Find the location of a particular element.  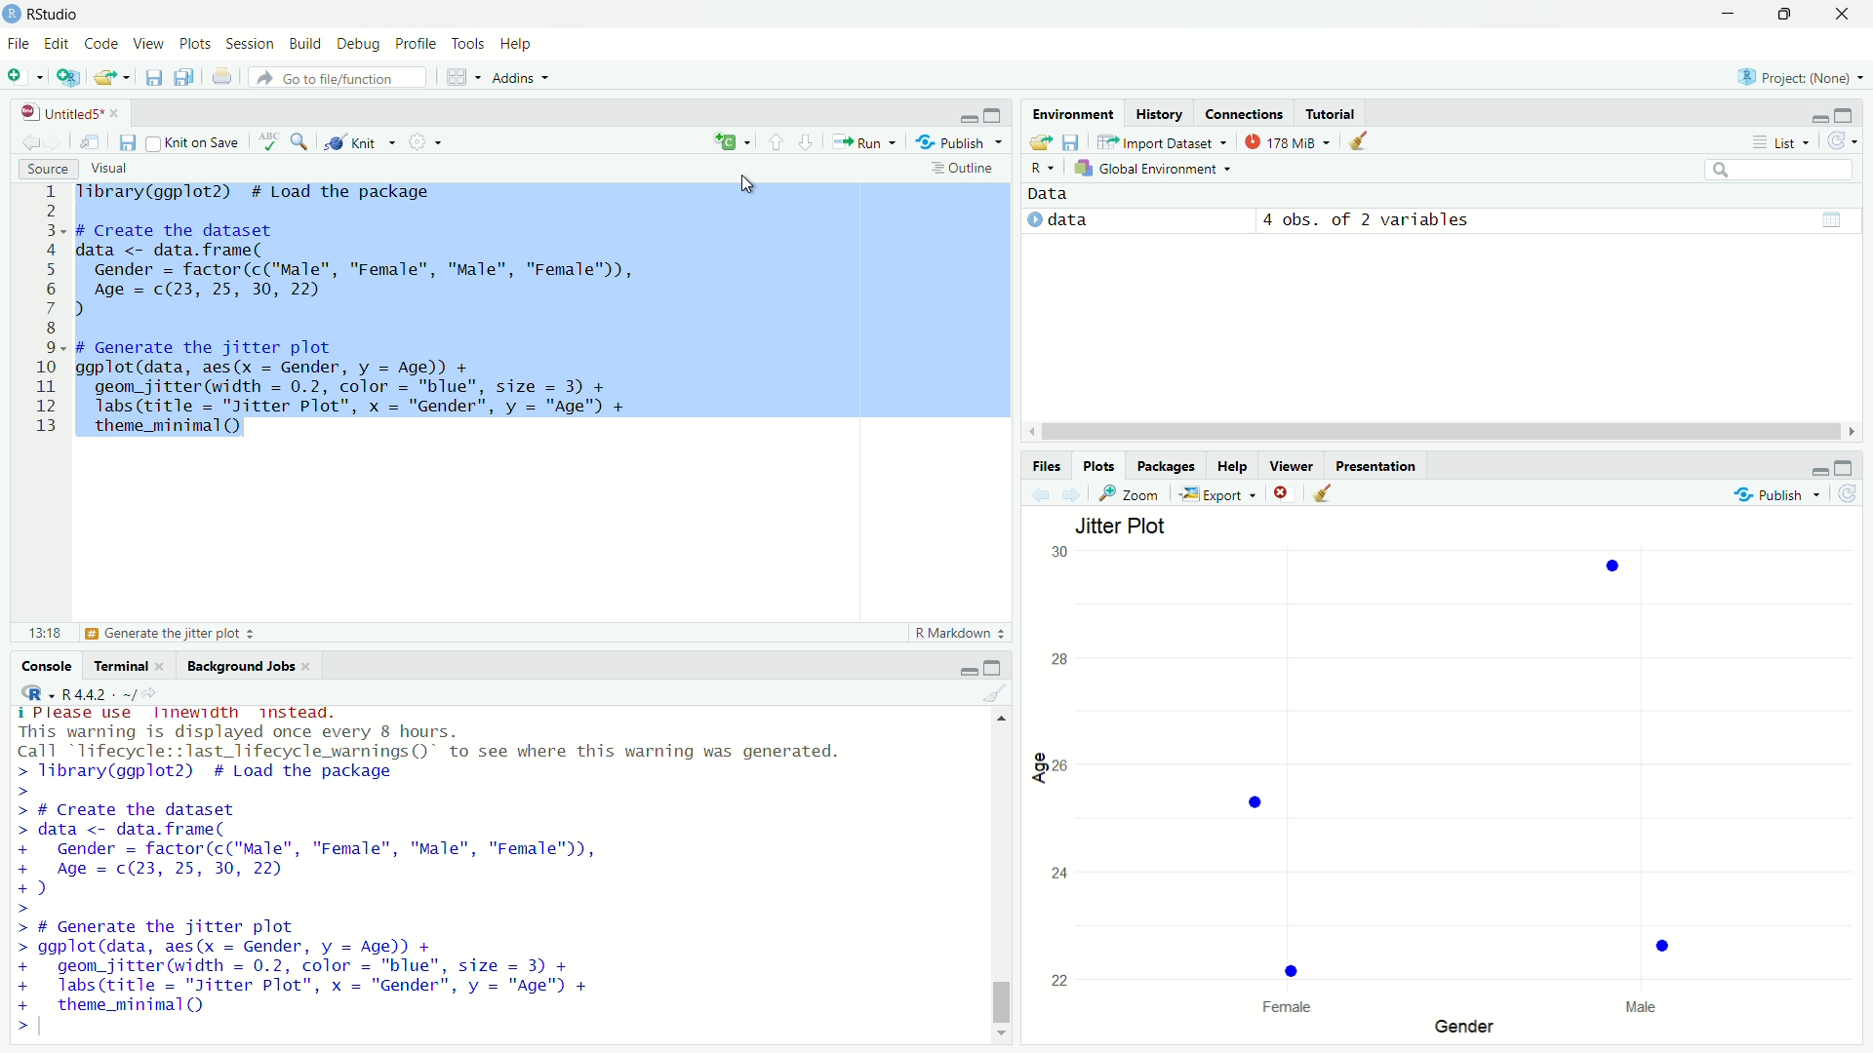

move up is located at coordinates (1000, 719).